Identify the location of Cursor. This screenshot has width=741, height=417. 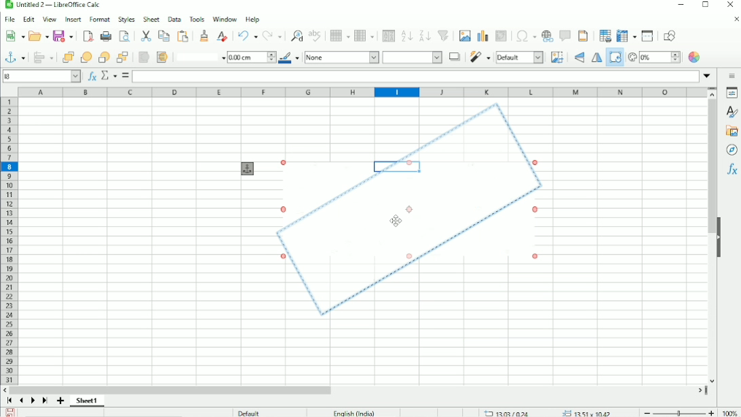
(396, 220).